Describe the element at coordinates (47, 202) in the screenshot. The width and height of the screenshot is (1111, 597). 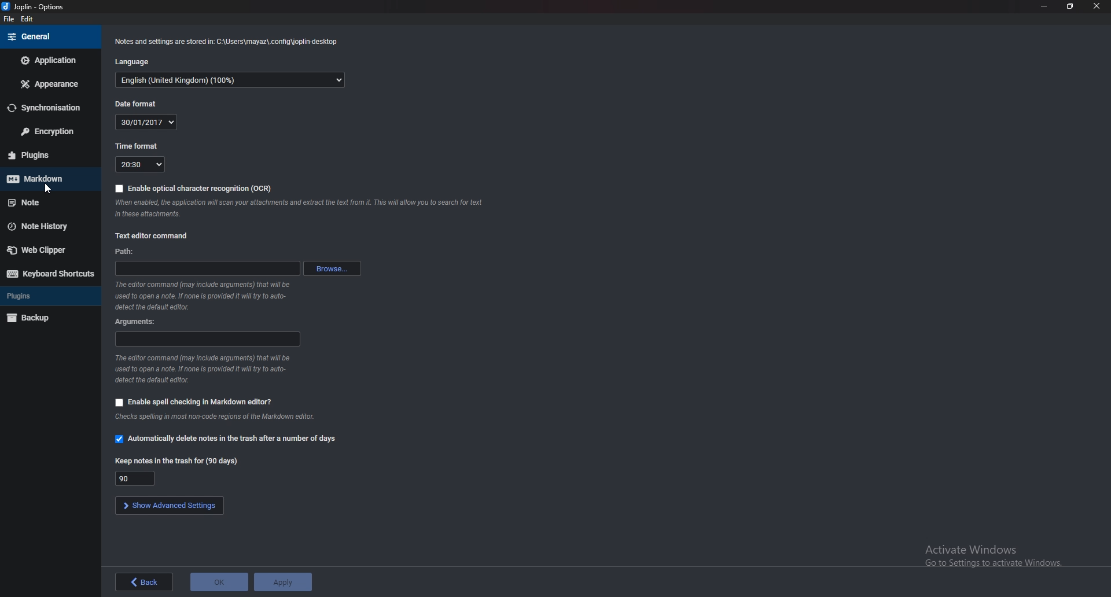
I see `note` at that location.